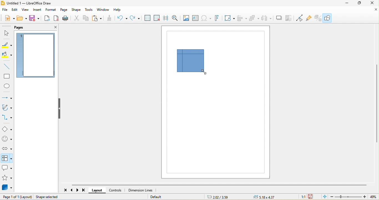  I want to click on star and banners, so click(7, 178).